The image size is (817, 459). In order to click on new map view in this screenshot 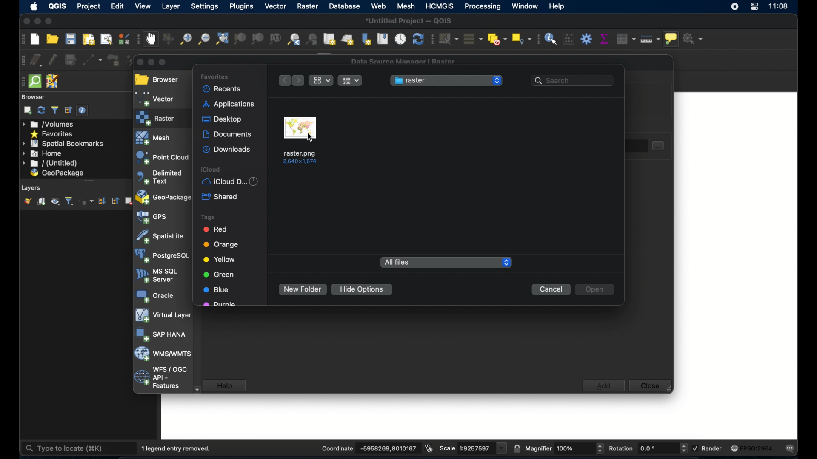, I will do `click(330, 39)`.